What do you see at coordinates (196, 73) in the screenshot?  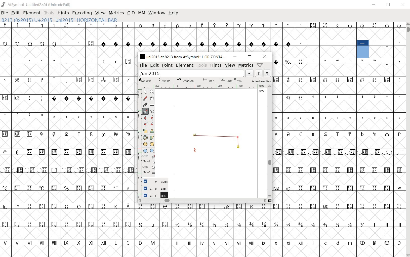 I see `load word list` at bounding box center [196, 73].